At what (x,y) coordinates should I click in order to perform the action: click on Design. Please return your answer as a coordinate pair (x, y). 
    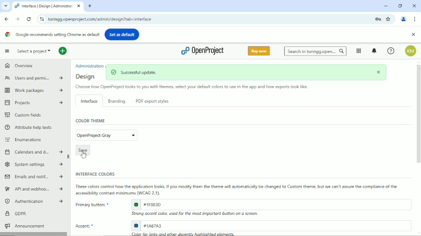
    Looking at the image, I should click on (87, 76).